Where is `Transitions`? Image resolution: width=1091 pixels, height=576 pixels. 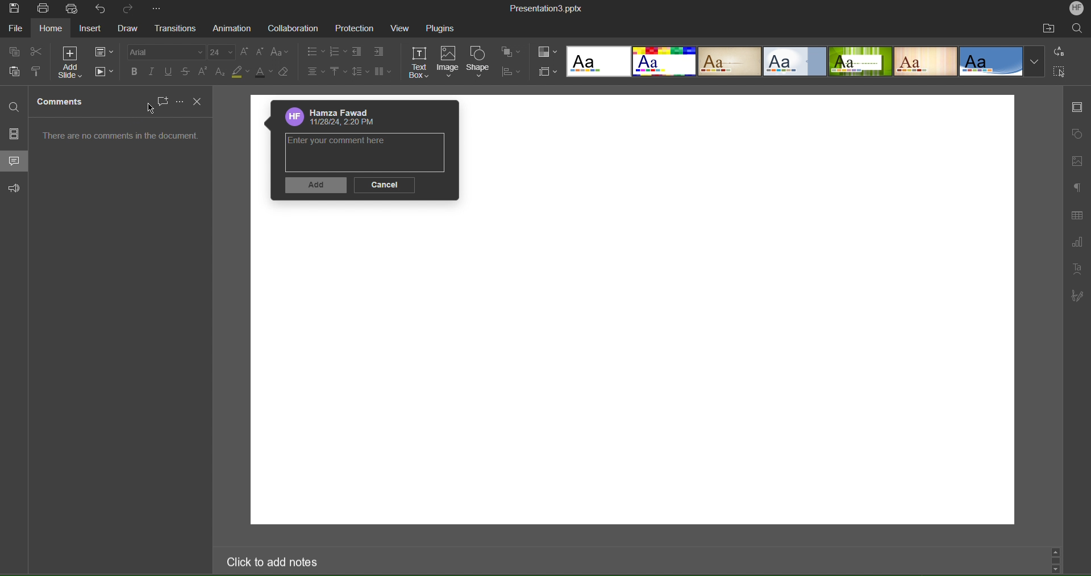
Transitions is located at coordinates (176, 28).